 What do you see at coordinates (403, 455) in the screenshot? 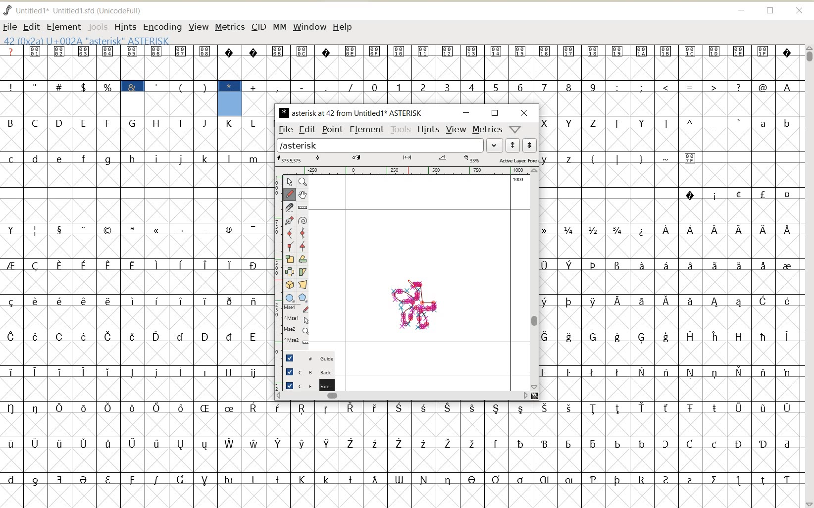
I see `GLYPHY CHARACTERS` at bounding box center [403, 455].